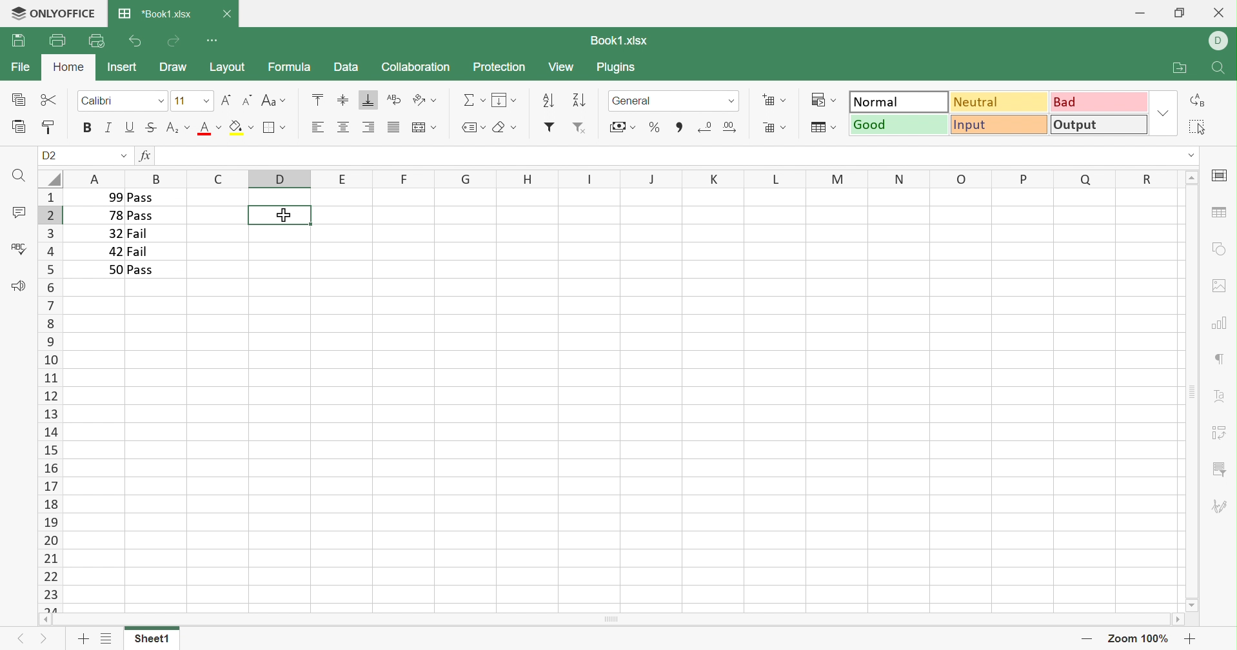 The height and width of the screenshot is (650, 1237). Describe the element at coordinates (1198, 126) in the screenshot. I see `Select all` at that location.